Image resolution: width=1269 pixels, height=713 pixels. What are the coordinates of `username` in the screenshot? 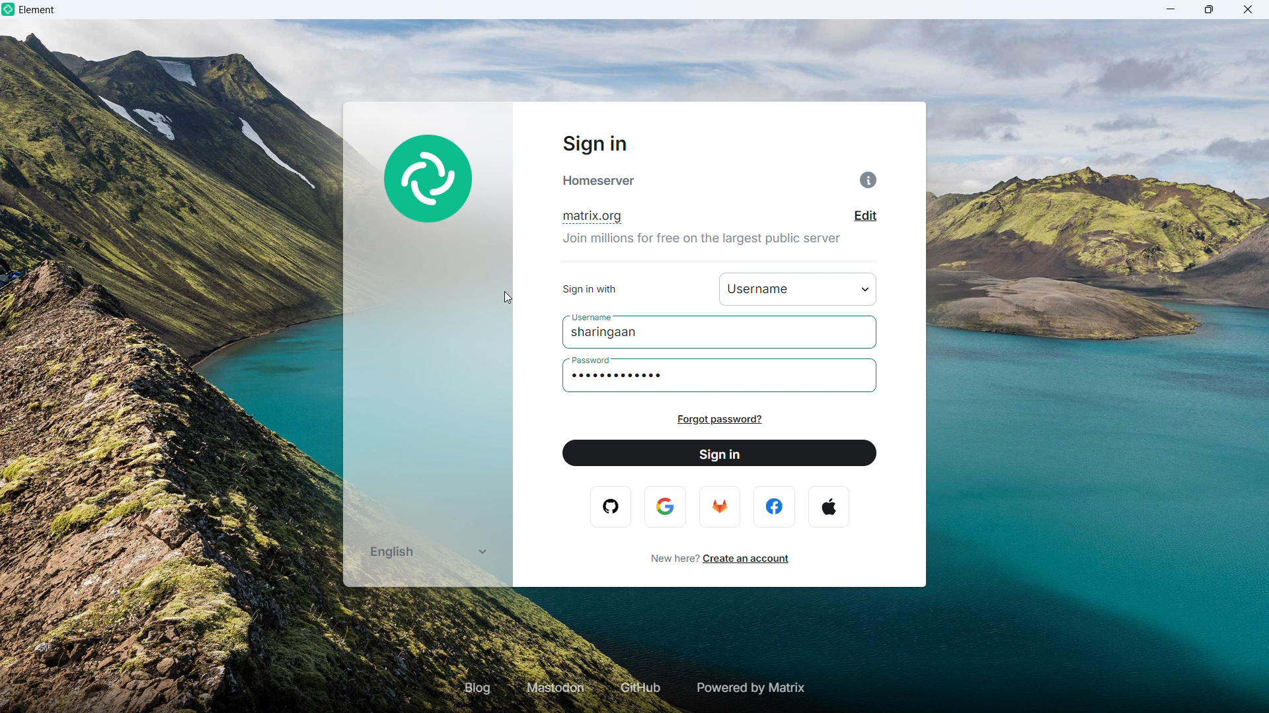 It's located at (798, 289).